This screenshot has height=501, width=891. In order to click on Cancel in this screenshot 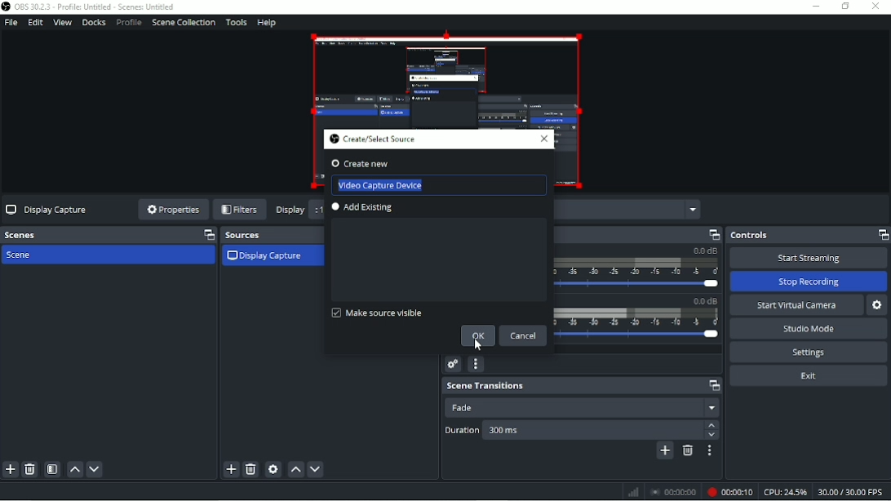, I will do `click(524, 336)`.